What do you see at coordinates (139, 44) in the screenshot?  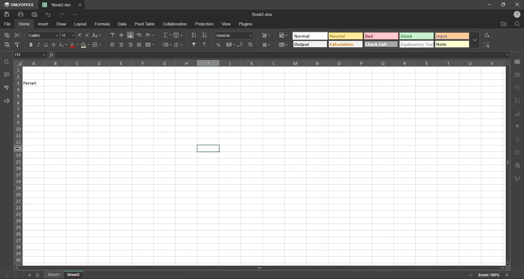 I see `justified` at bounding box center [139, 44].